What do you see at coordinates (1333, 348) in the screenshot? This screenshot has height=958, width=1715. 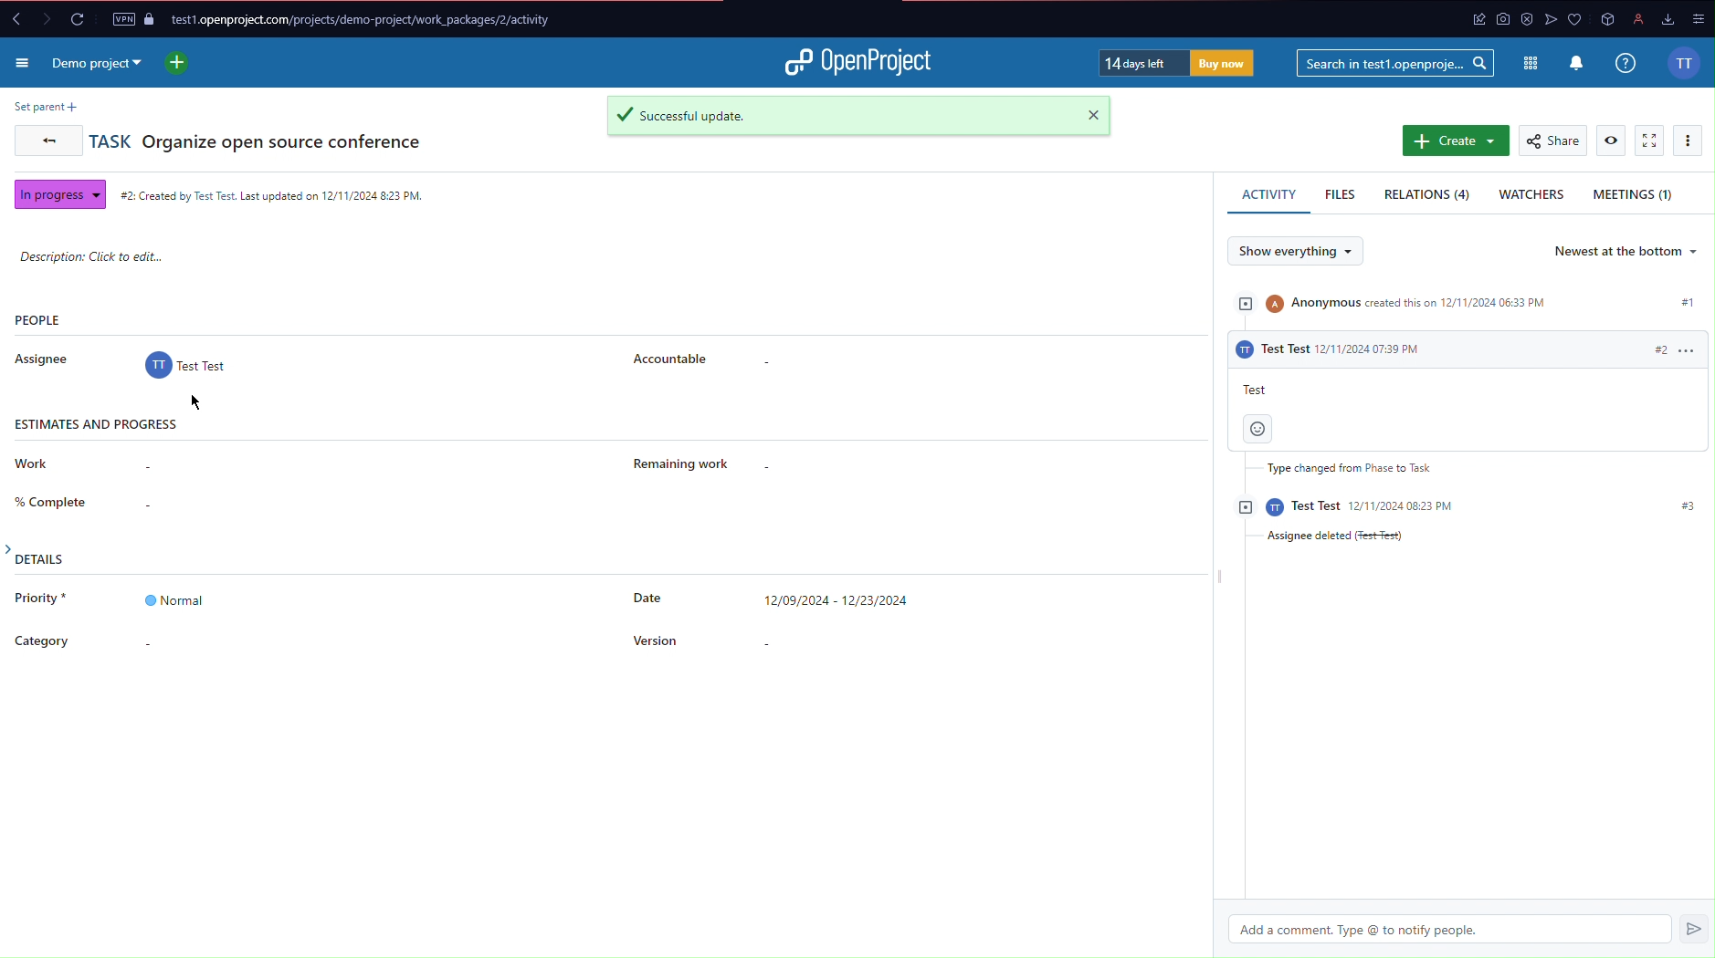 I see `activity #2` at bounding box center [1333, 348].